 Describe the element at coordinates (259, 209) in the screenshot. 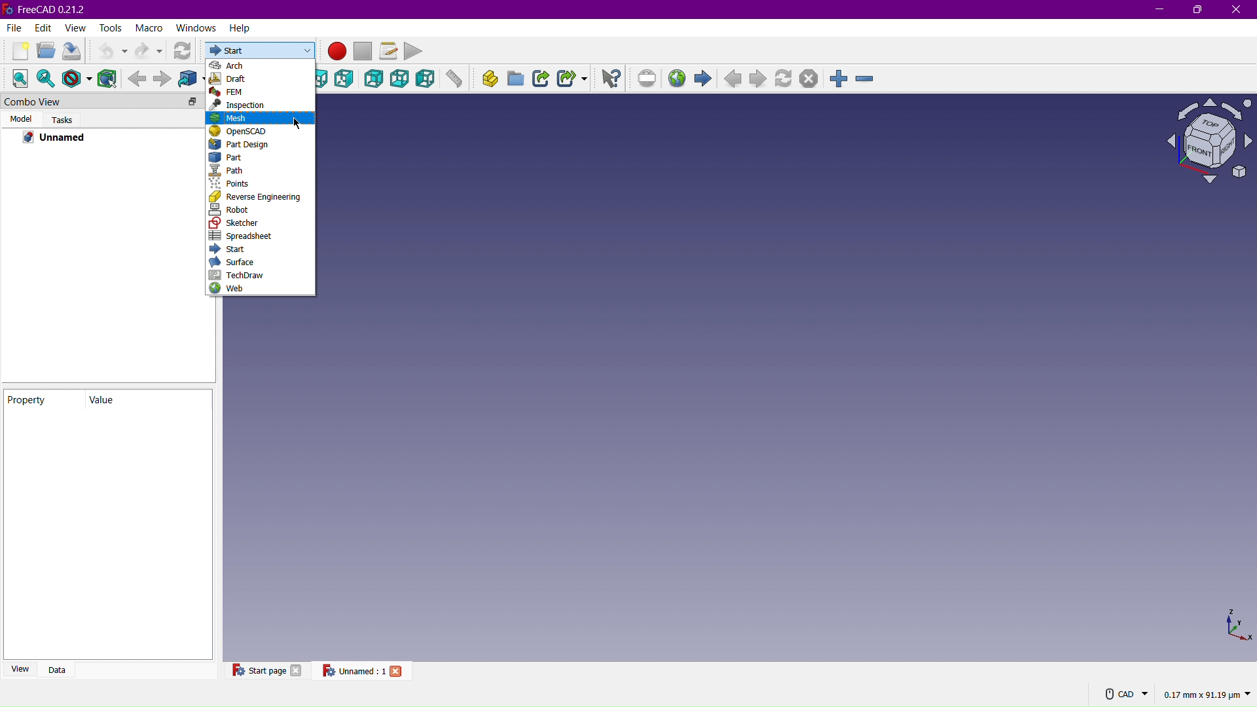

I see `Robot` at that location.